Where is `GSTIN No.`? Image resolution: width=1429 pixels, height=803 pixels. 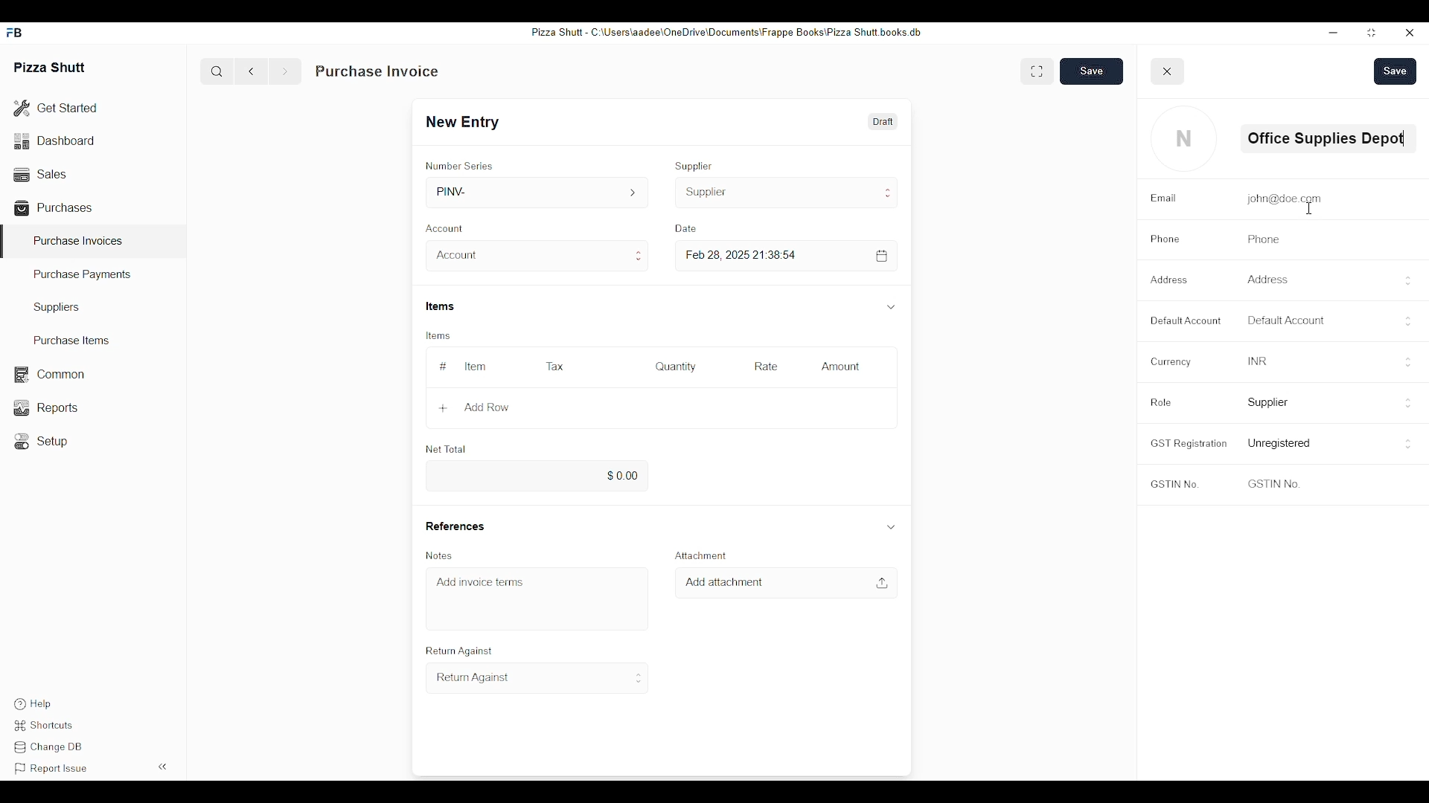 GSTIN No. is located at coordinates (1174, 486).